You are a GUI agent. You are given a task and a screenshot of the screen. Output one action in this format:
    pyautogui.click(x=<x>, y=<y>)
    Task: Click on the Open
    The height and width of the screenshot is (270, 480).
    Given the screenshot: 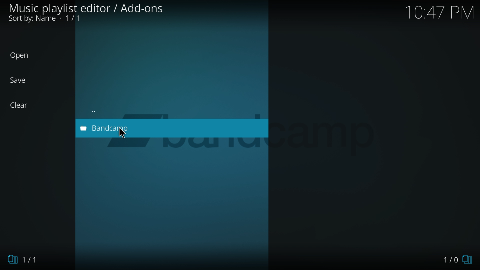 What is the action you would take?
    pyautogui.click(x=23, y=56)
    